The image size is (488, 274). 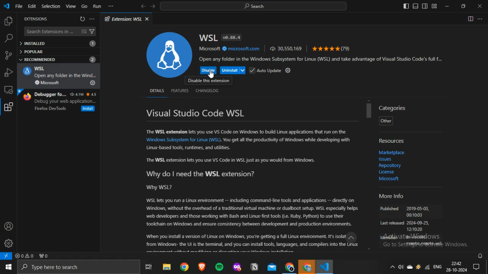 What do you see at coordinates (386, 159) in the screenshot?
I see `Issues` at bounding box center [386, 159].